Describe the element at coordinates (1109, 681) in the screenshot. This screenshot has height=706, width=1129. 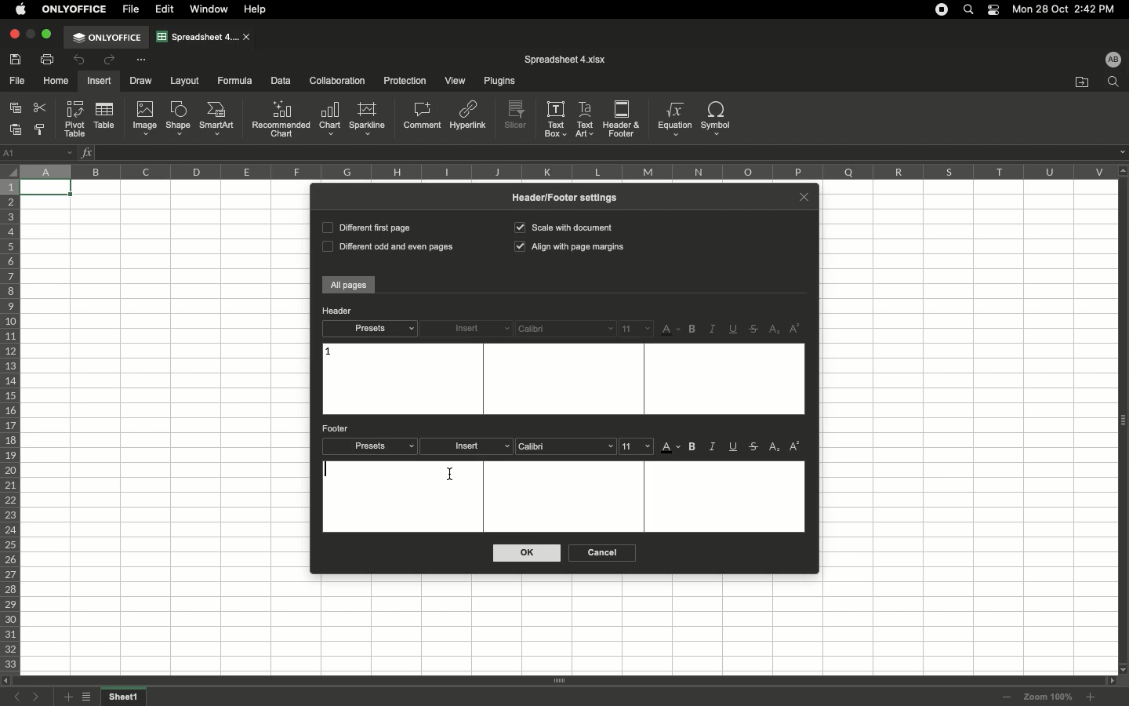
I see `scroll right` at that location.